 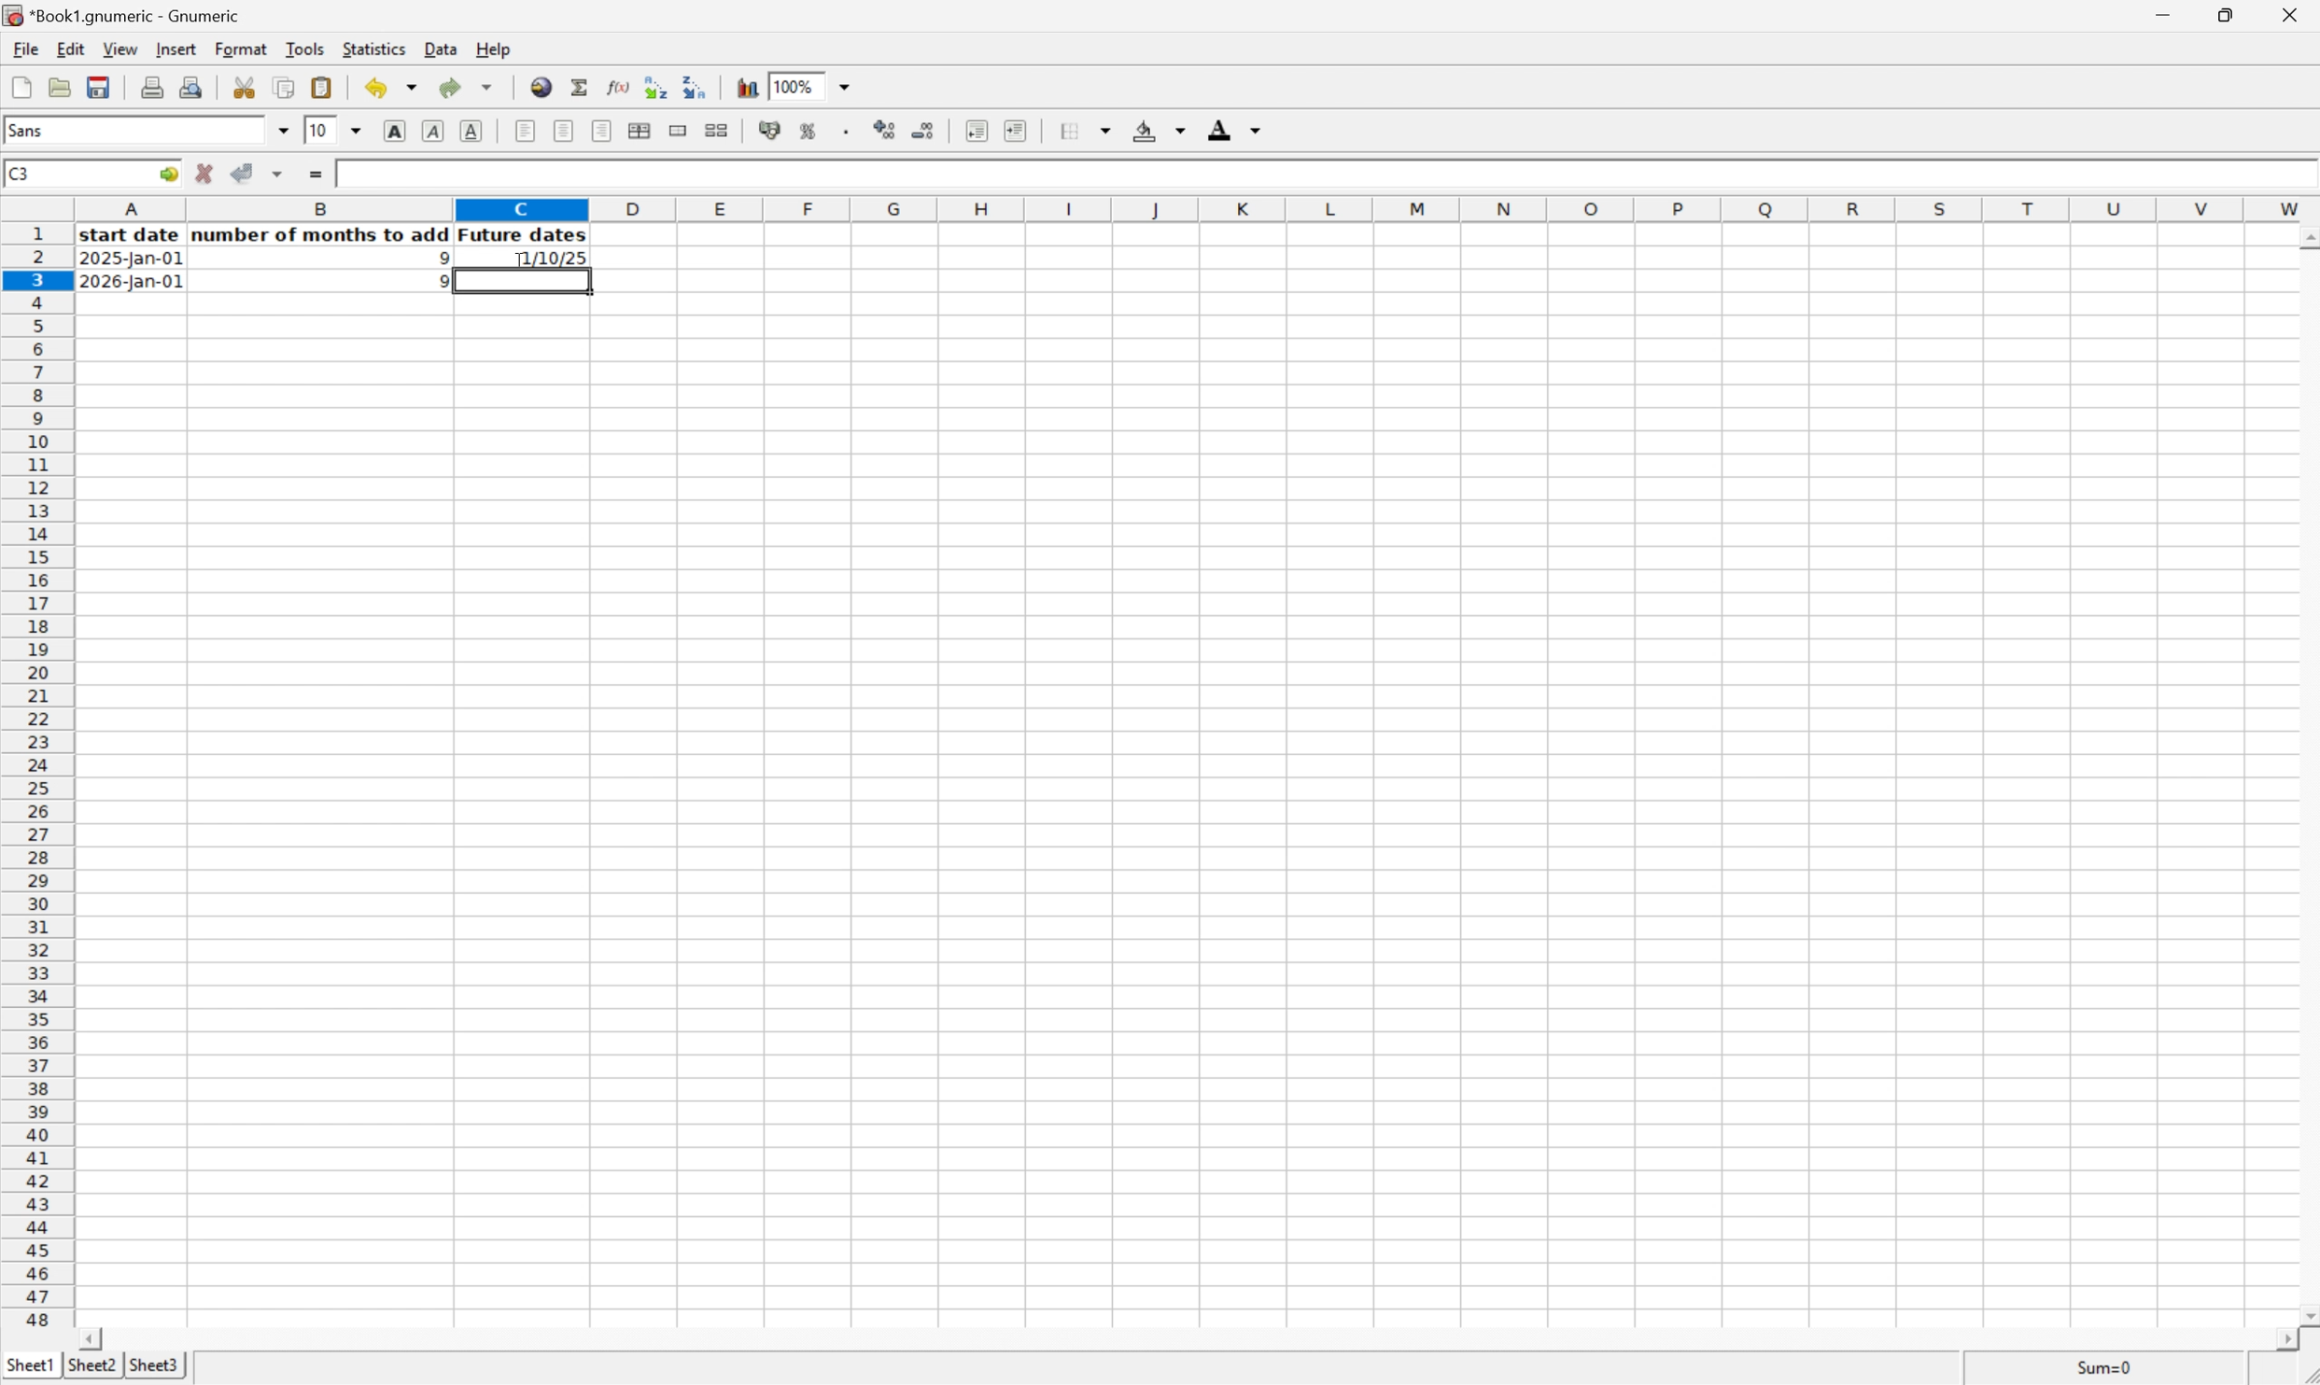 What do you see at coordinates (36, 776) in the screenshot?
I see `Row numbers` at bounding box center [36, 776].